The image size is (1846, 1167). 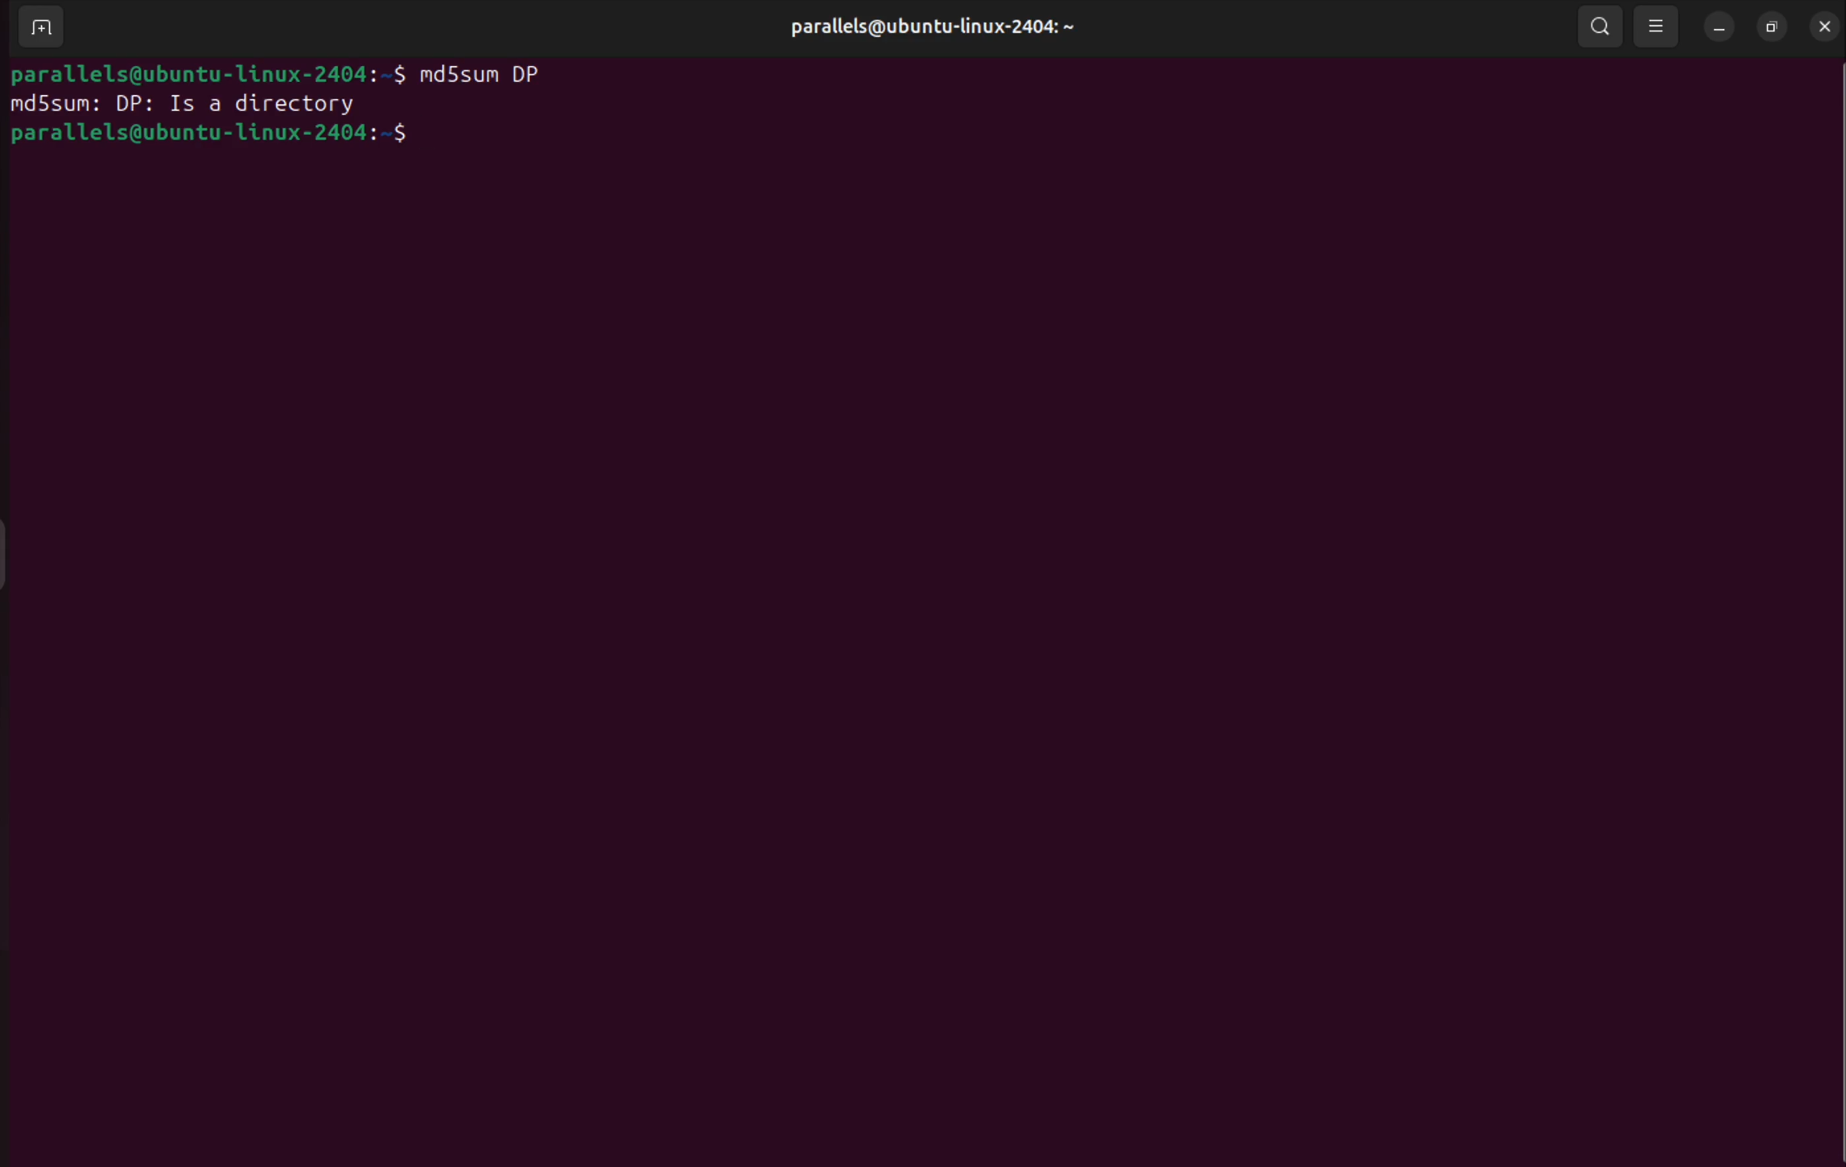 What do you see at coordinates (497, 75) in the screenshot?
I see `md5sum filename` at bounding box center [497, 75].